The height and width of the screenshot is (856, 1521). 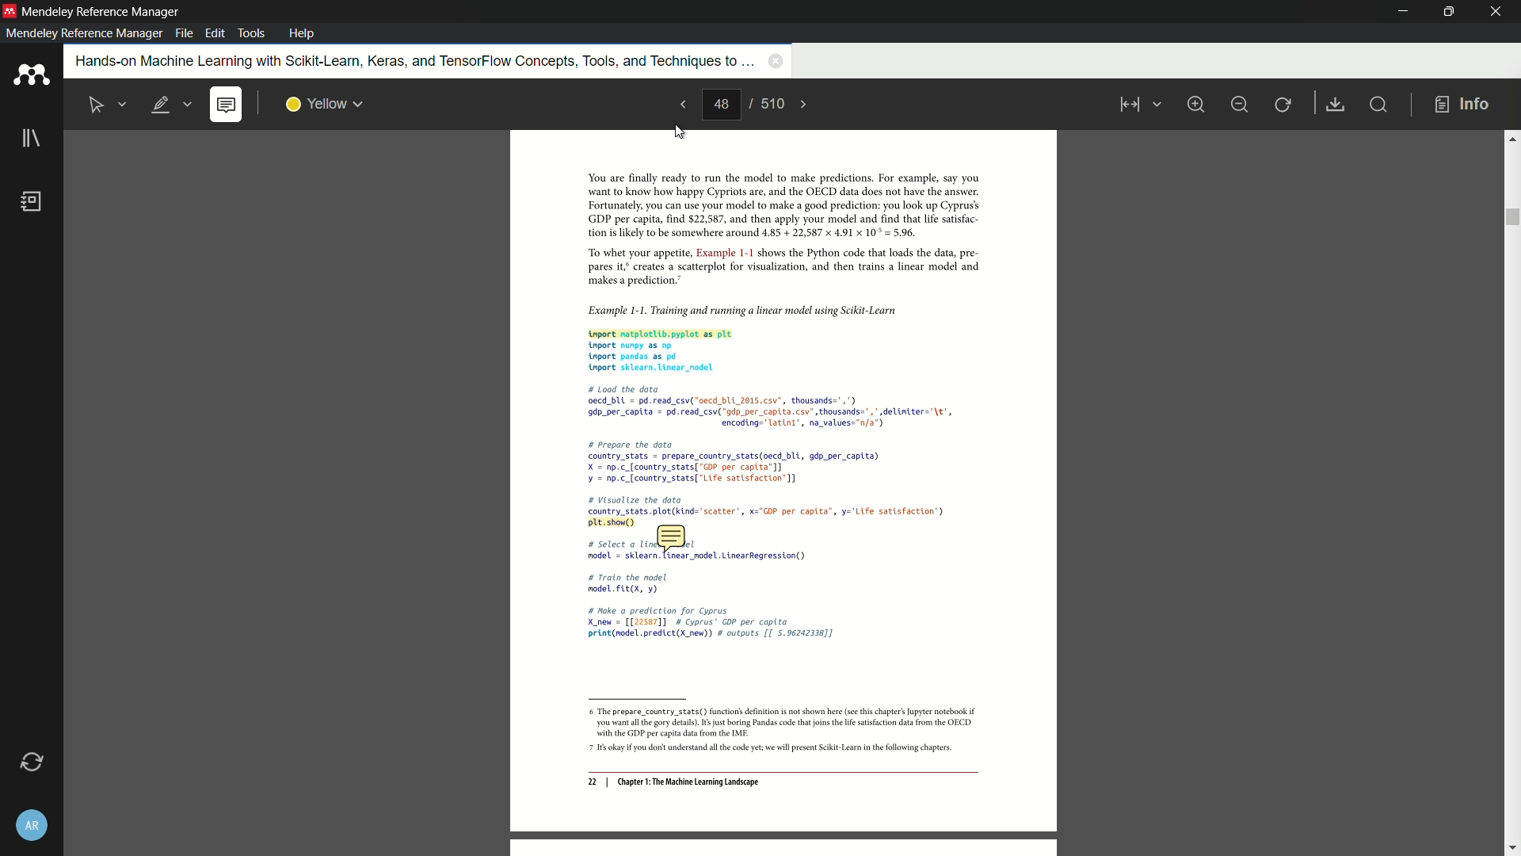 I want to click on current page, so click(x=721, y=105).